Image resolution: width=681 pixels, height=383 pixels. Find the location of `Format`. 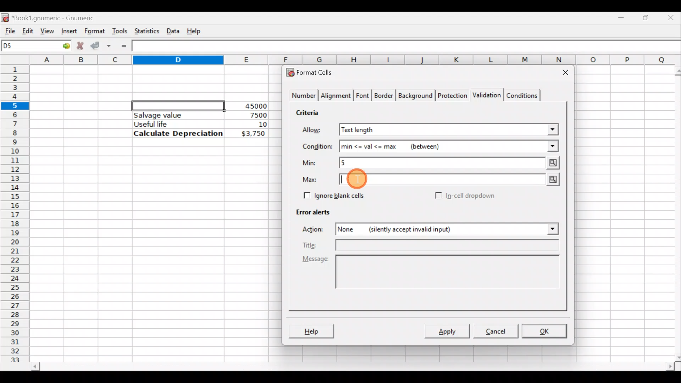

Format is located at coordinates (94, 31).